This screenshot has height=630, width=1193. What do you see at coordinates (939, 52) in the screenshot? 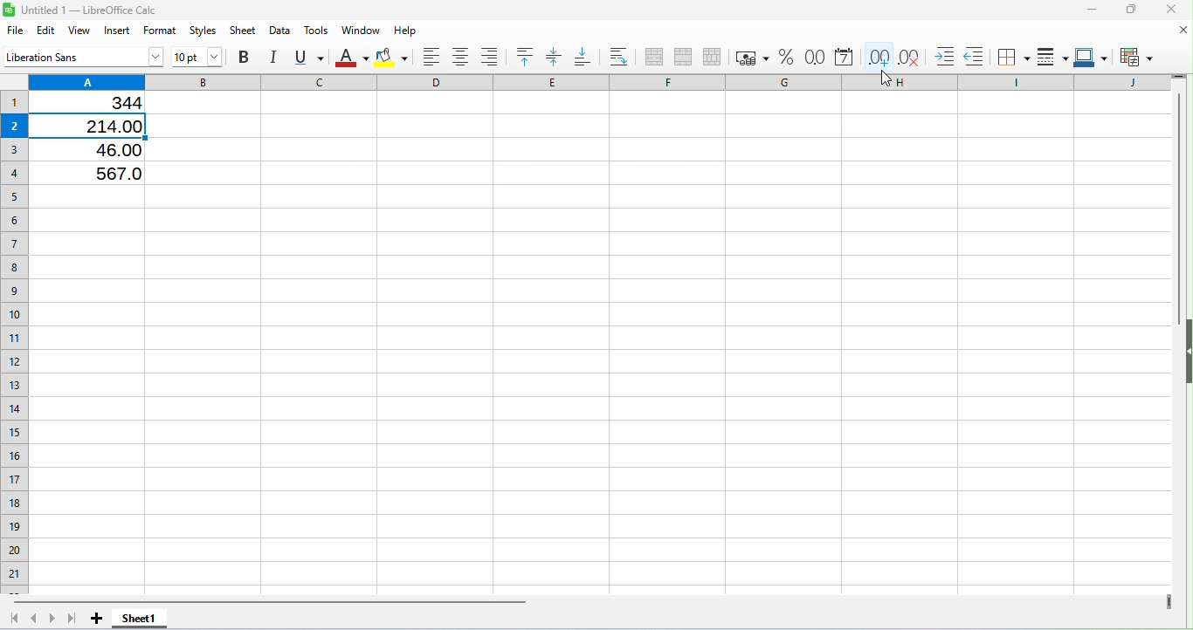
I see `Increase indent` at bounding box center [939, 52].